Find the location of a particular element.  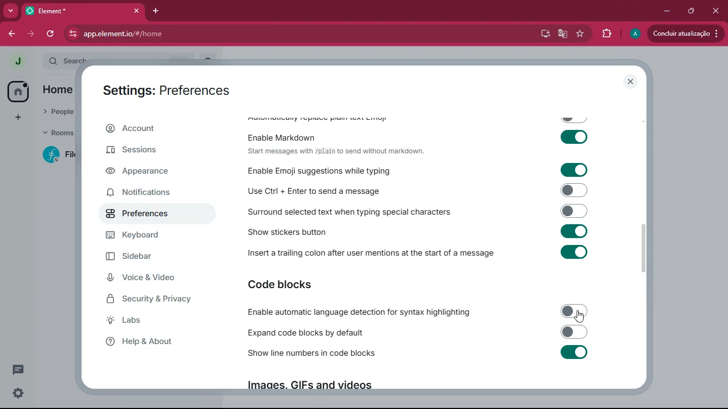

code blocks is located at coordinates (290, 285).